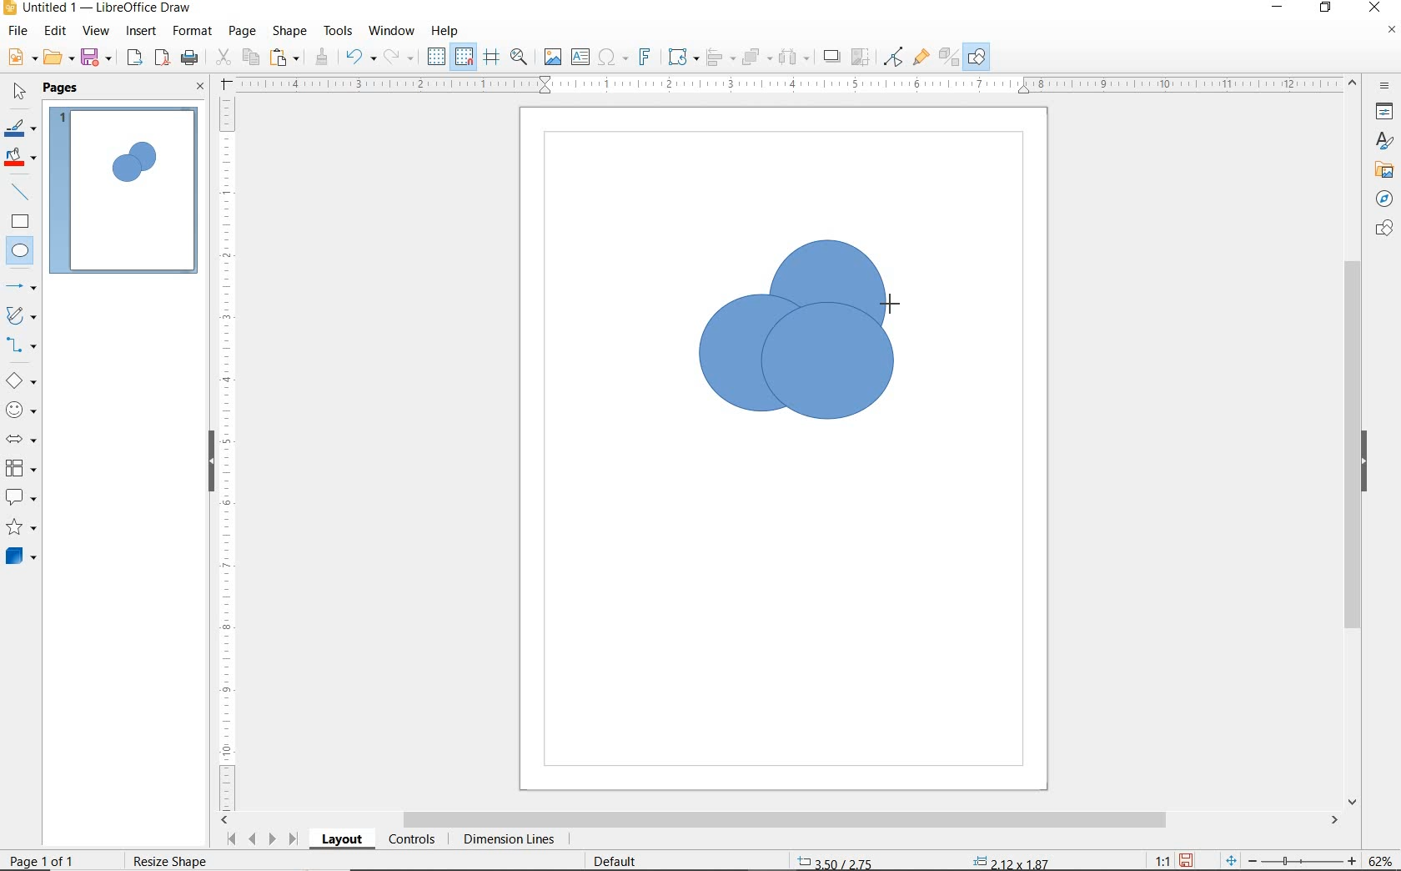 The image size is (1401, 871). What do you see at coordinates (891, 306) in the screenshot?
I see `ELLIPSE TOO AT DRAG` at bounding box center [891, 306].